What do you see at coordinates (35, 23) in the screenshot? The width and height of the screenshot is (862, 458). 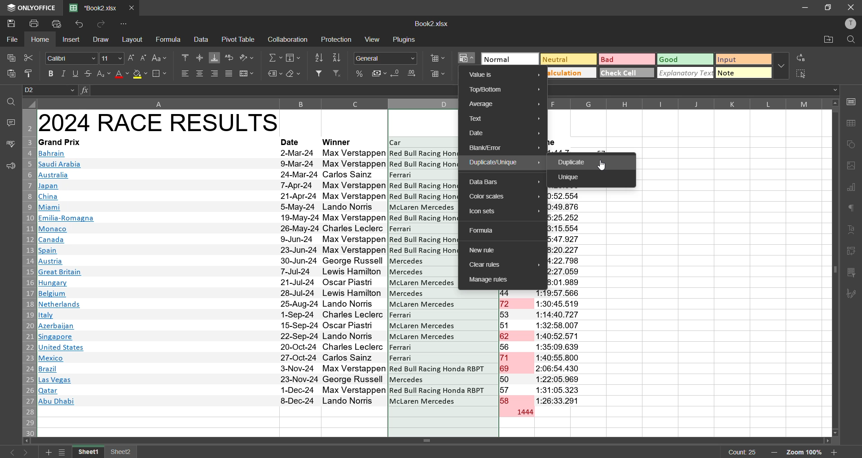 I see `print` at bounding box center [35, 23].